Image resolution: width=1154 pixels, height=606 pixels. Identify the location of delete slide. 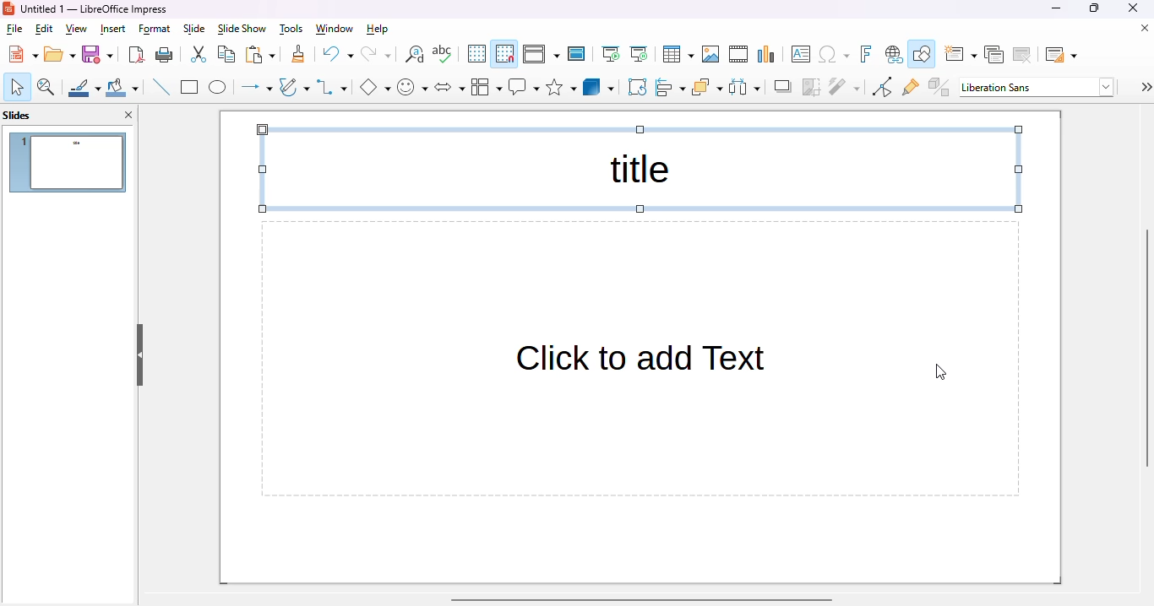
(1022, 55).